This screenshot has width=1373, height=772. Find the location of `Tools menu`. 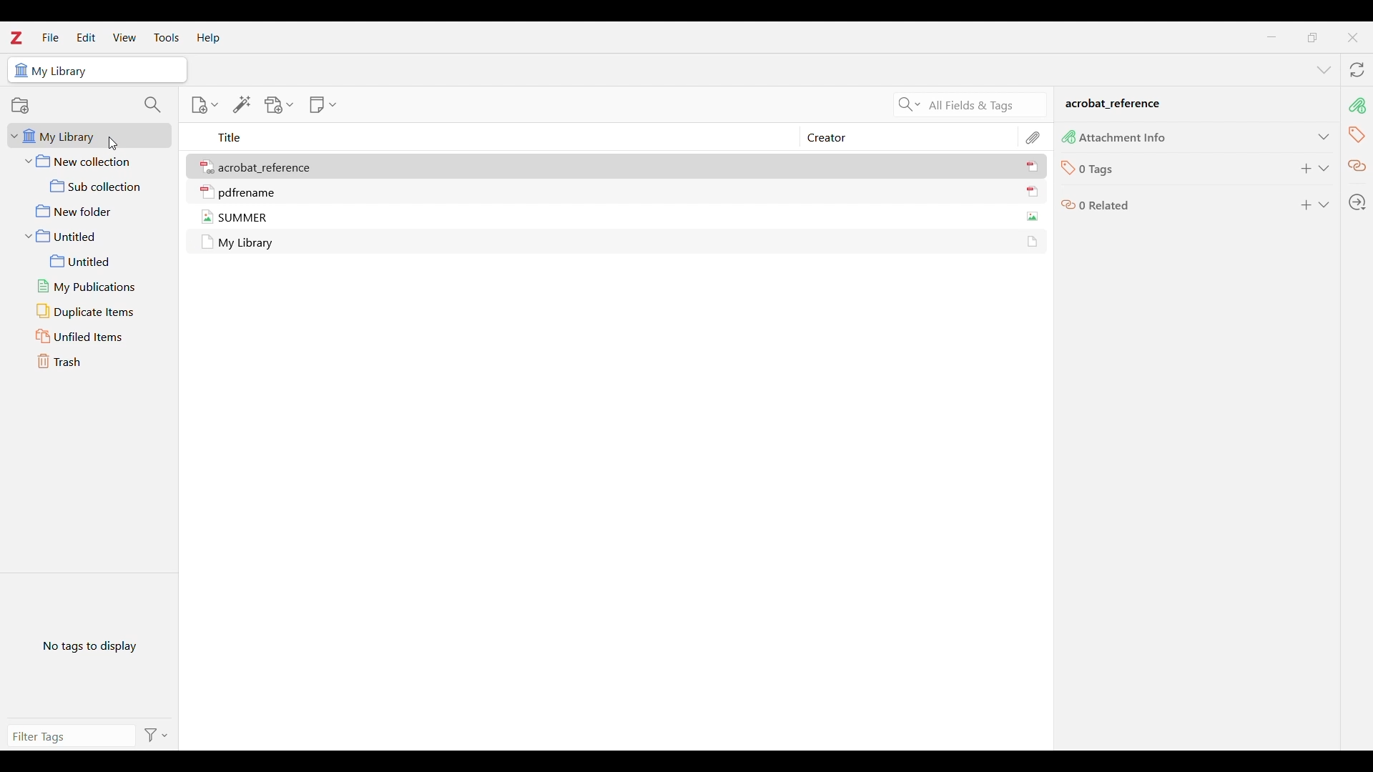

Tools menu is located at coordinates (167, 37).